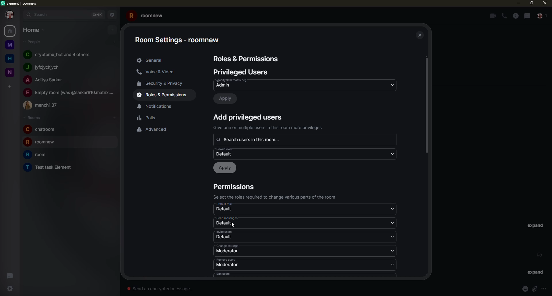 This screenshot has height=296, width=552. What do you see at coordinates (11, 86) in the screenshot?
I see `add` at bounding box center [11, 86].